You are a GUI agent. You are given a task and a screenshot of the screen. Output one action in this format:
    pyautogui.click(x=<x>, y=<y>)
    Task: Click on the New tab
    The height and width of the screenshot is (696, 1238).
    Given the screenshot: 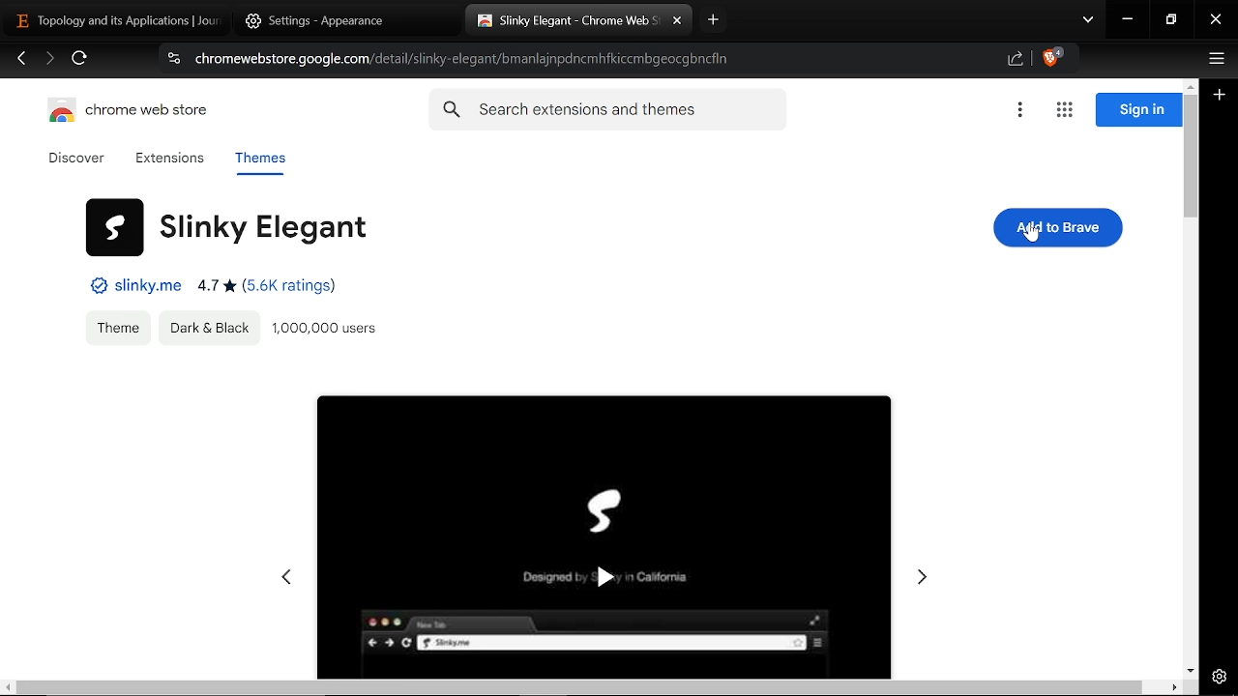 What is the action you would take?
    pyautogui.click(x=714, y=19)
    